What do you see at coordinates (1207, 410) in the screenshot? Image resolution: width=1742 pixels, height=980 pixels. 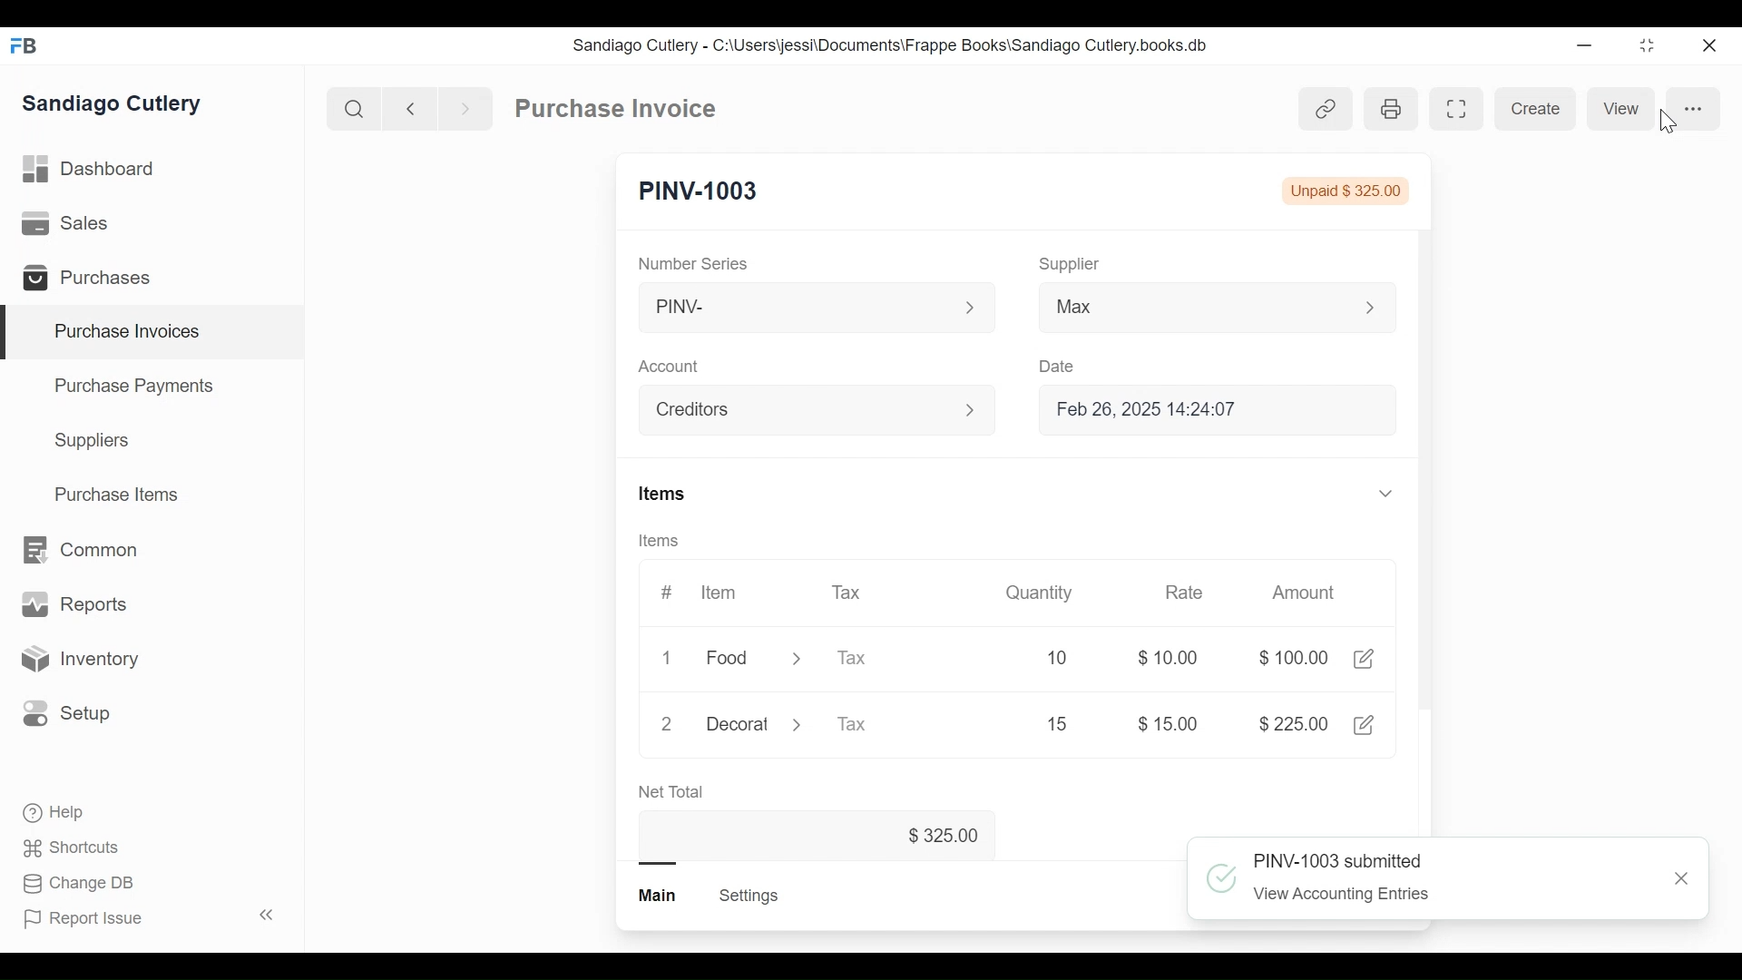 I see `Feb 26, 2025 14:24:07` at bounding box center [1207, 410].